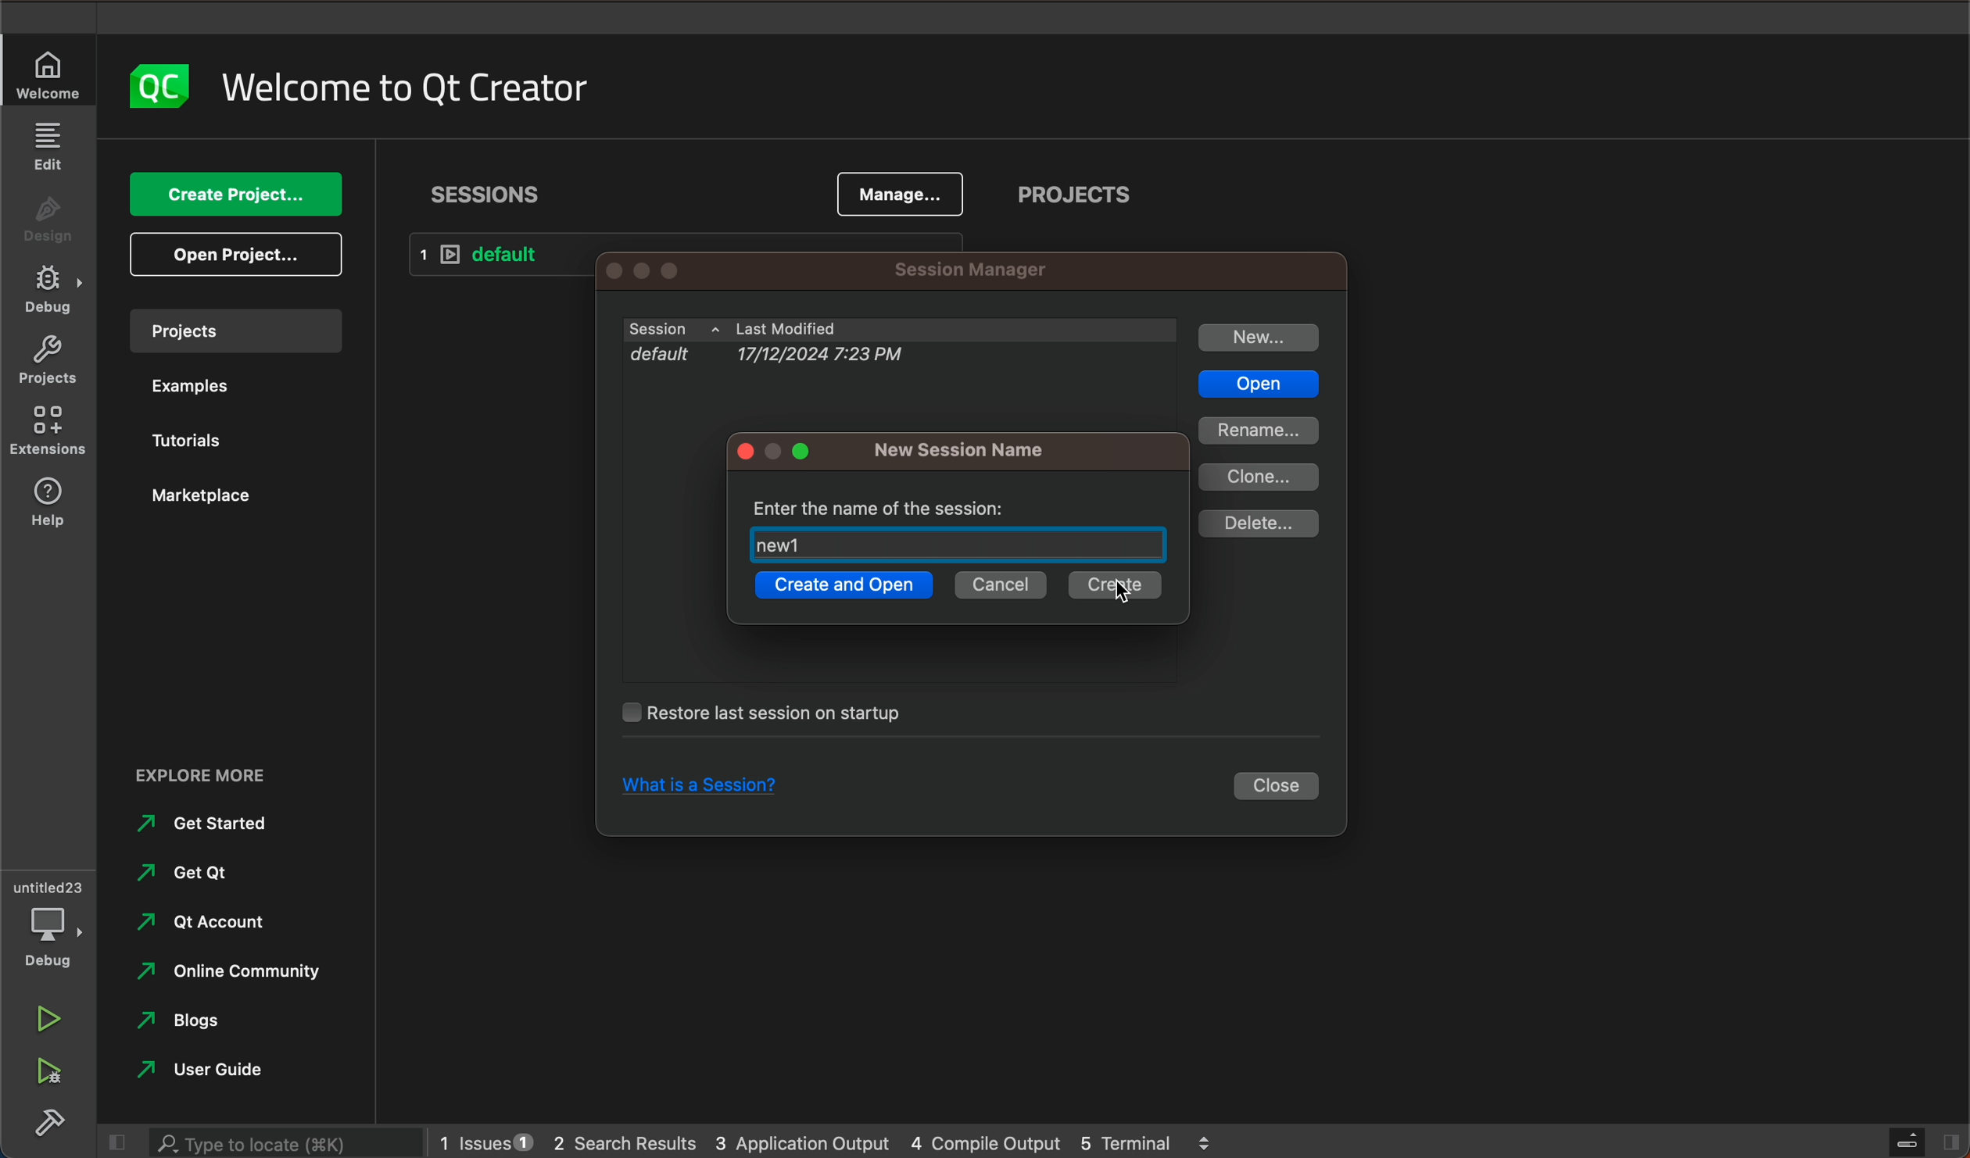 Image resolution: width=1970 pixels, height=1158 pixels. I want to click on design, so click(50, 224).